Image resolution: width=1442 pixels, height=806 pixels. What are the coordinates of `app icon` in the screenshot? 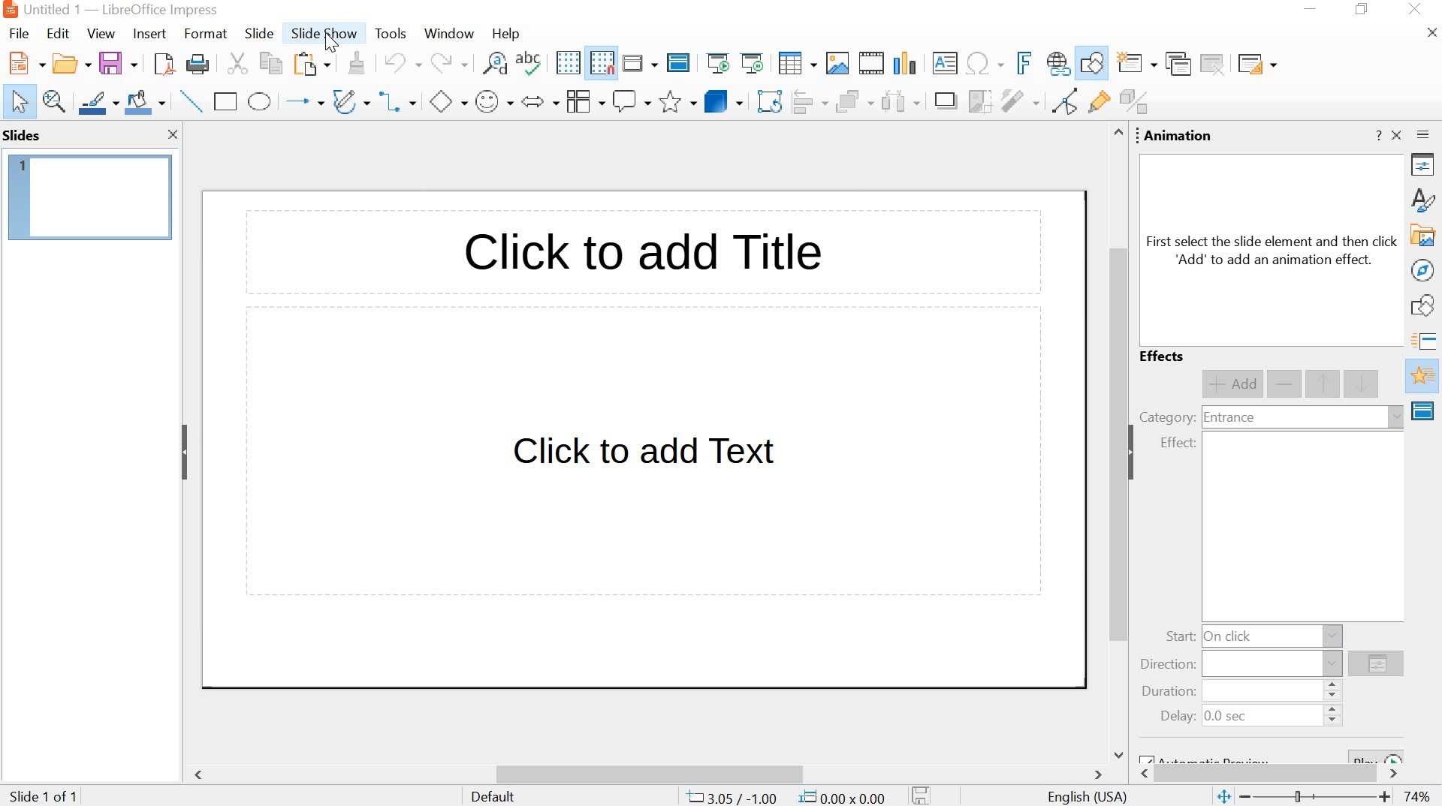 It's located at (9, 10).